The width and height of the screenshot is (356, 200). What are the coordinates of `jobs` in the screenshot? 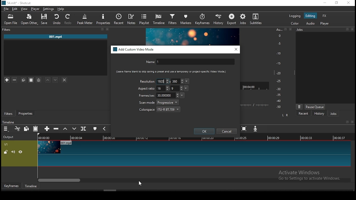 It's located at (333, 114).